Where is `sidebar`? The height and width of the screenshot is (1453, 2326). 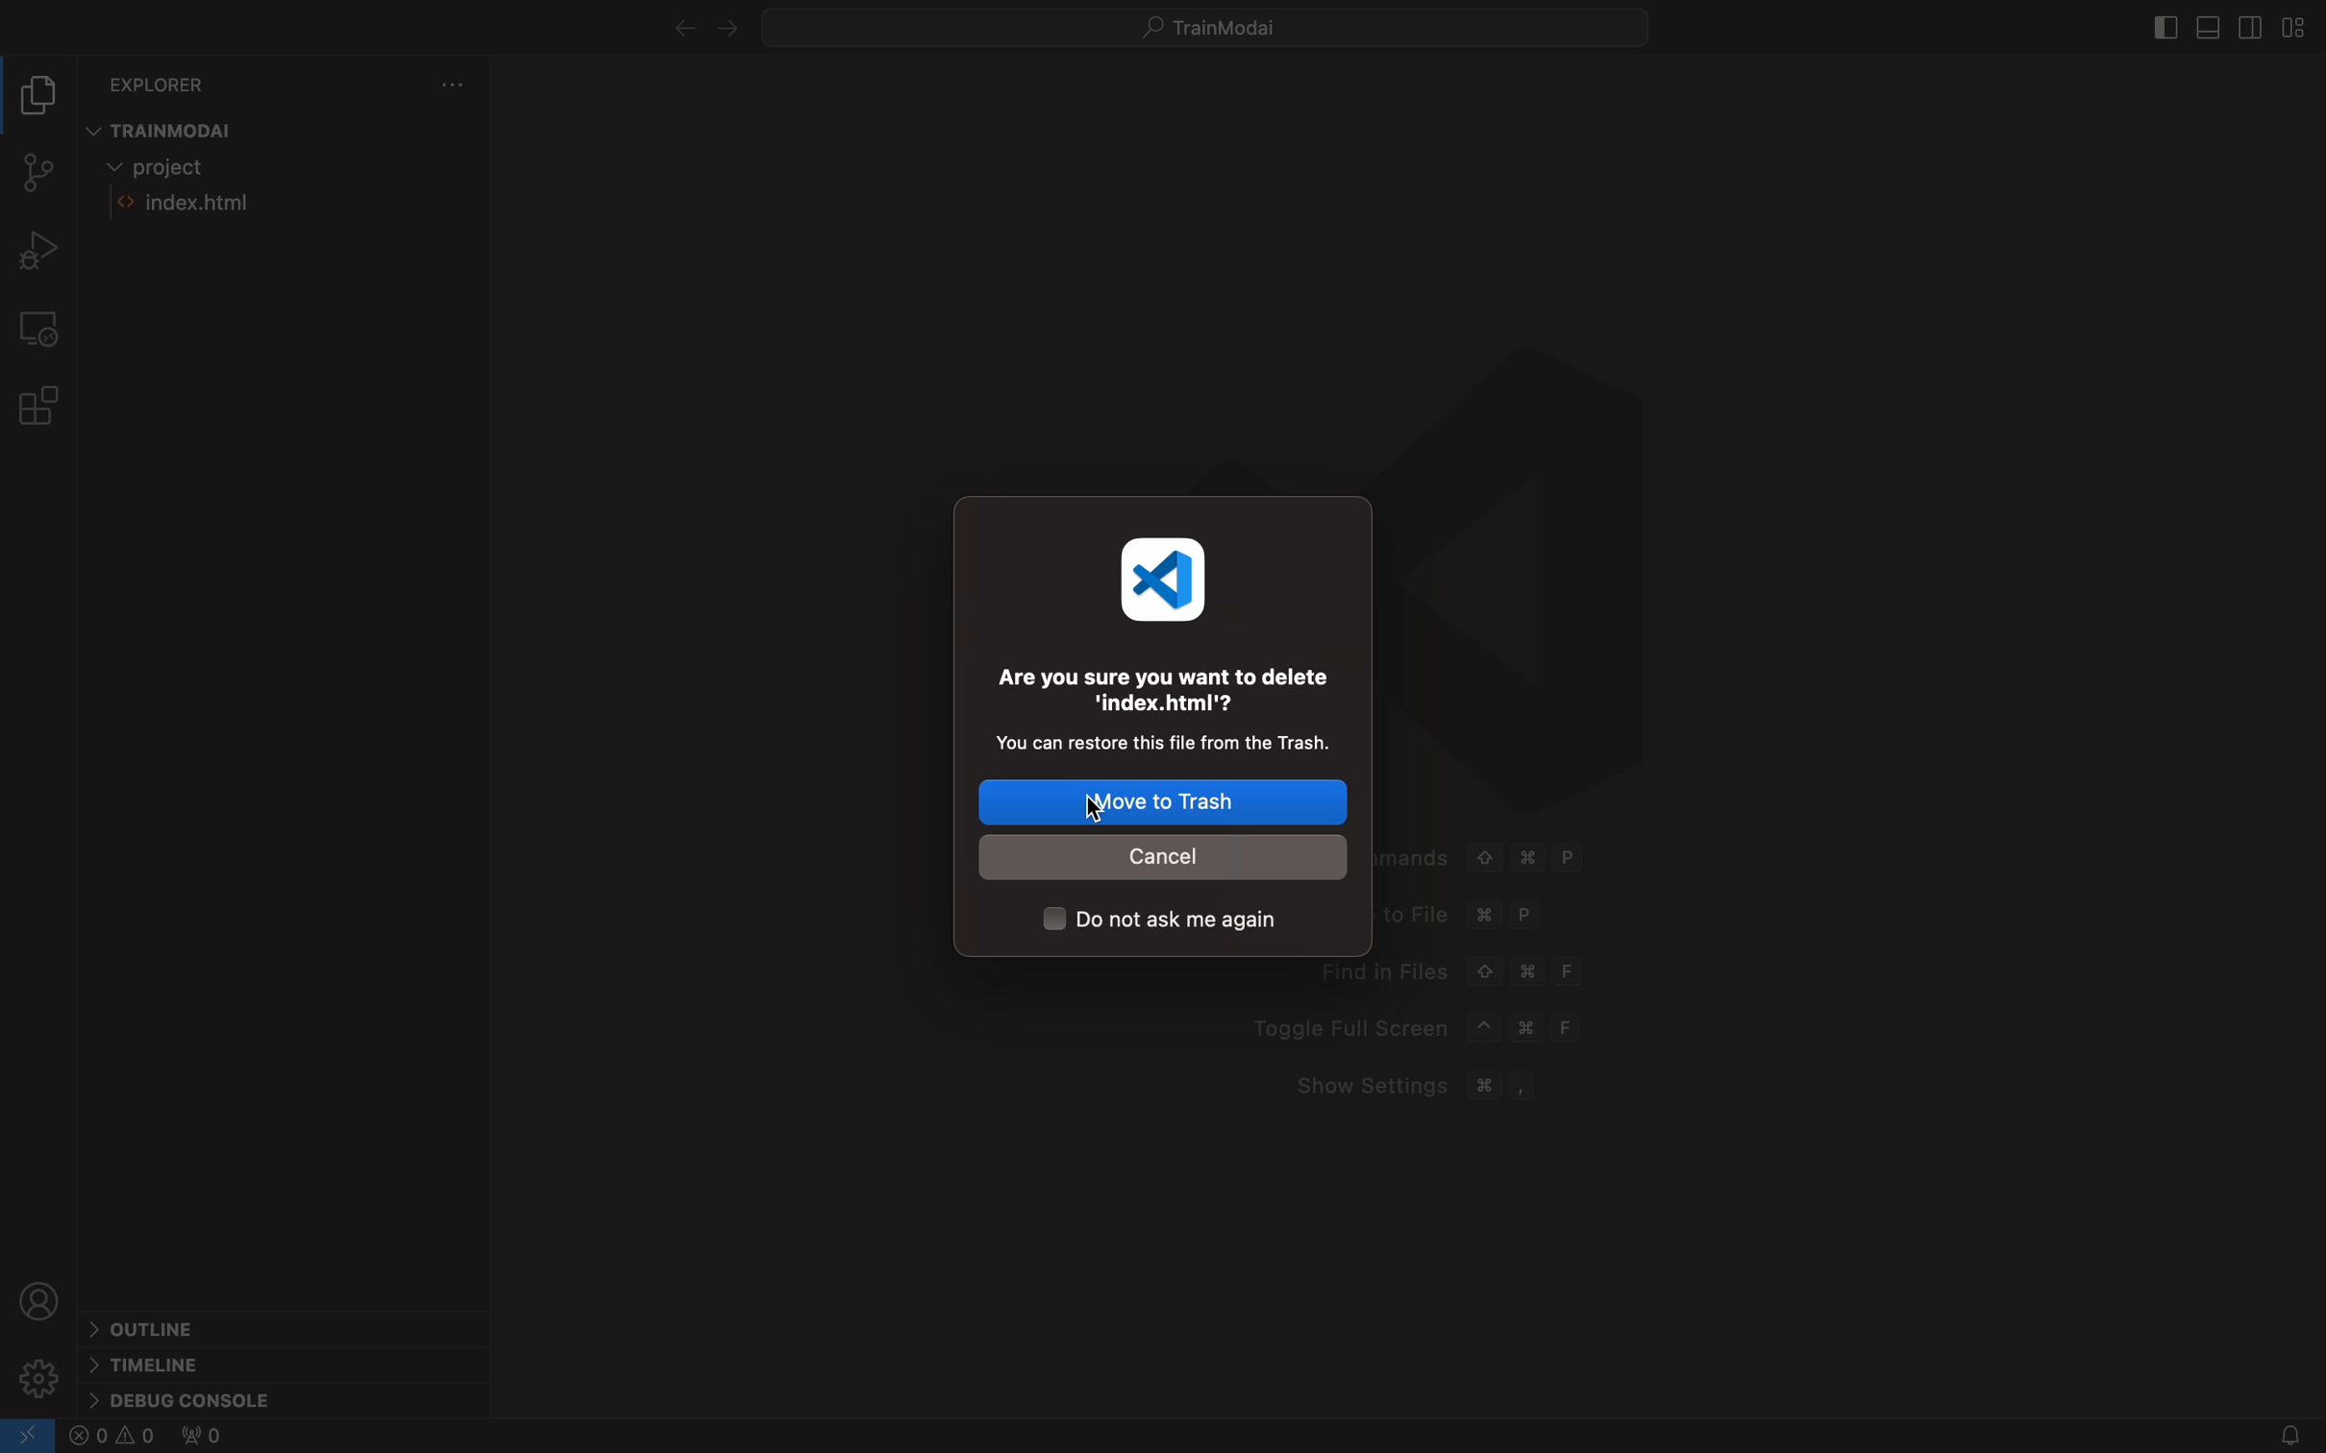 sidebar is located at coordinates (2163, 27).